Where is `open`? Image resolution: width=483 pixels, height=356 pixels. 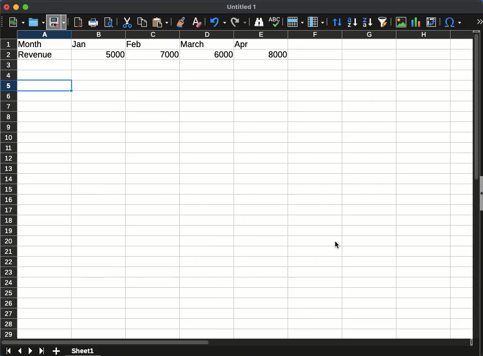
open is located at coordinates (36, 23).